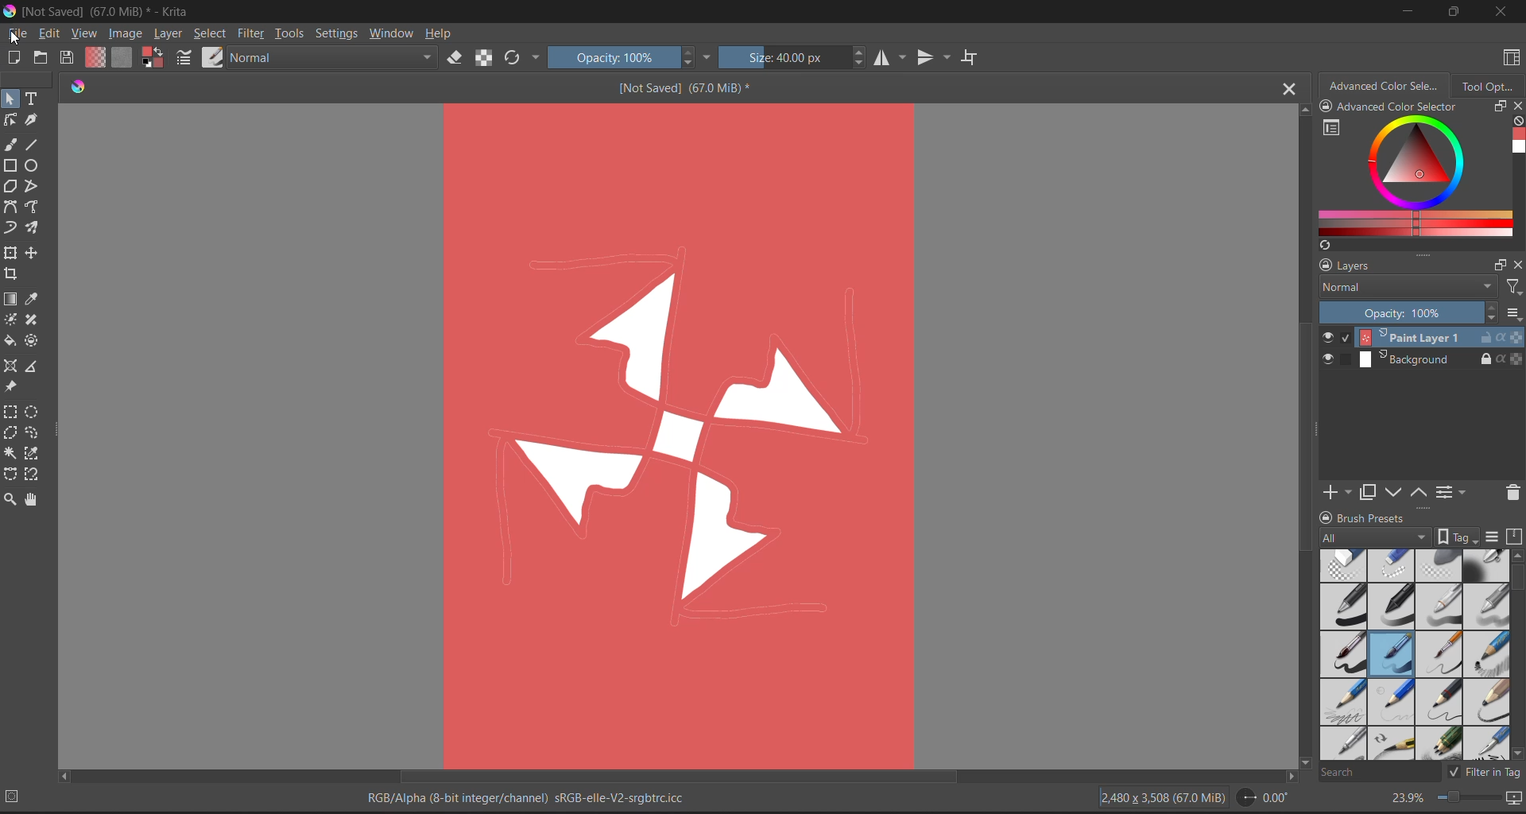  What do you see at coordinates (625, 58) in the screenshot?
I see `opacity` at bounding box center [625, 58].